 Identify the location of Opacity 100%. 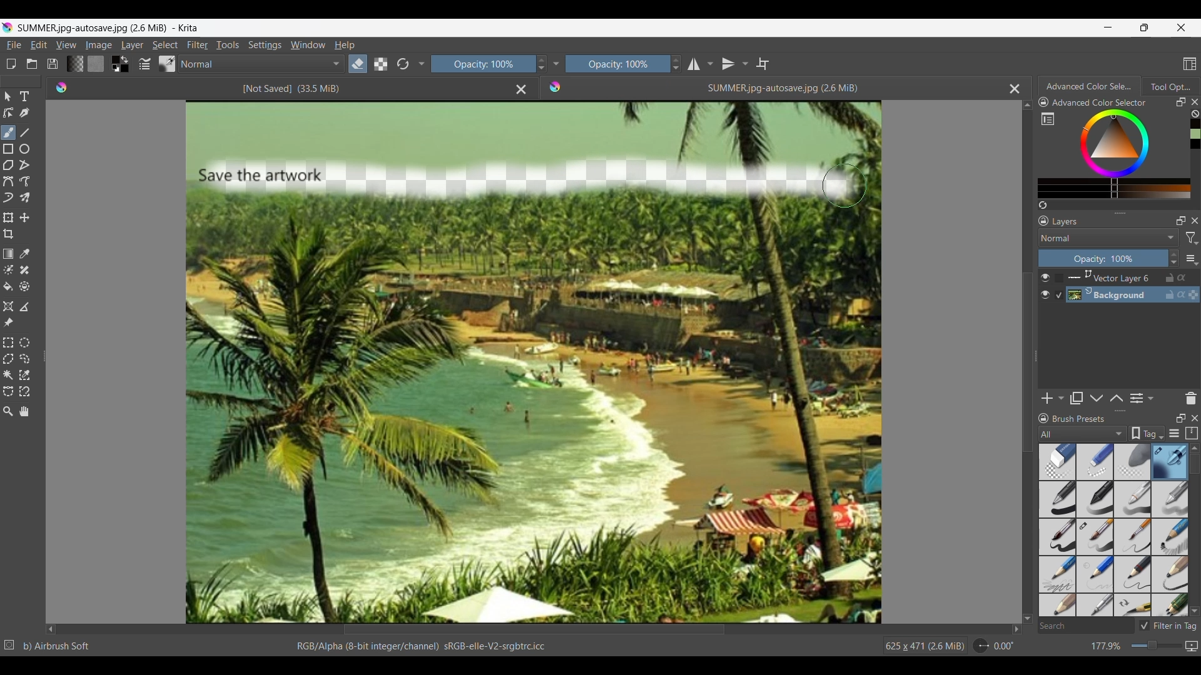
(1103, 259).